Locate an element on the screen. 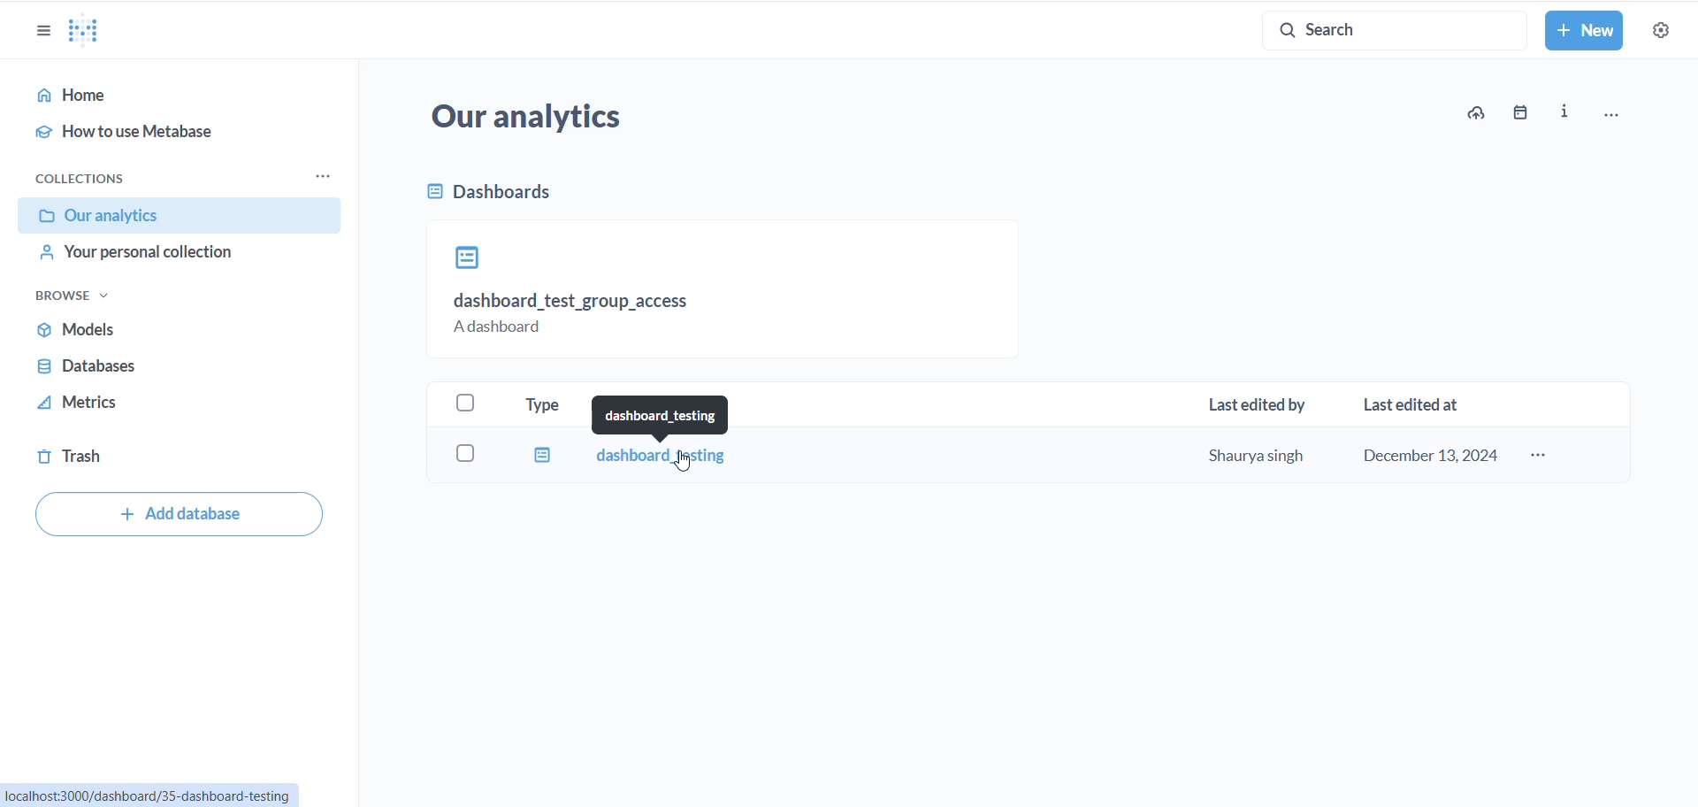 This screenshot has height=807, width=1698. dashboard_testing is located at coordinates (665, 414).